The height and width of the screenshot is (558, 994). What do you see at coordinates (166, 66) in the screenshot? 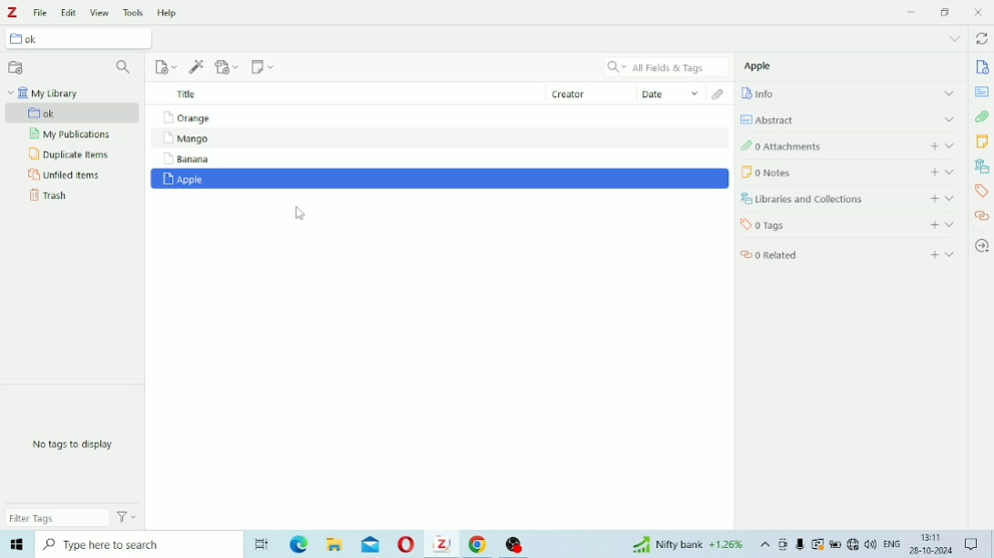
I see `New item` at bounding box center [166, 66].